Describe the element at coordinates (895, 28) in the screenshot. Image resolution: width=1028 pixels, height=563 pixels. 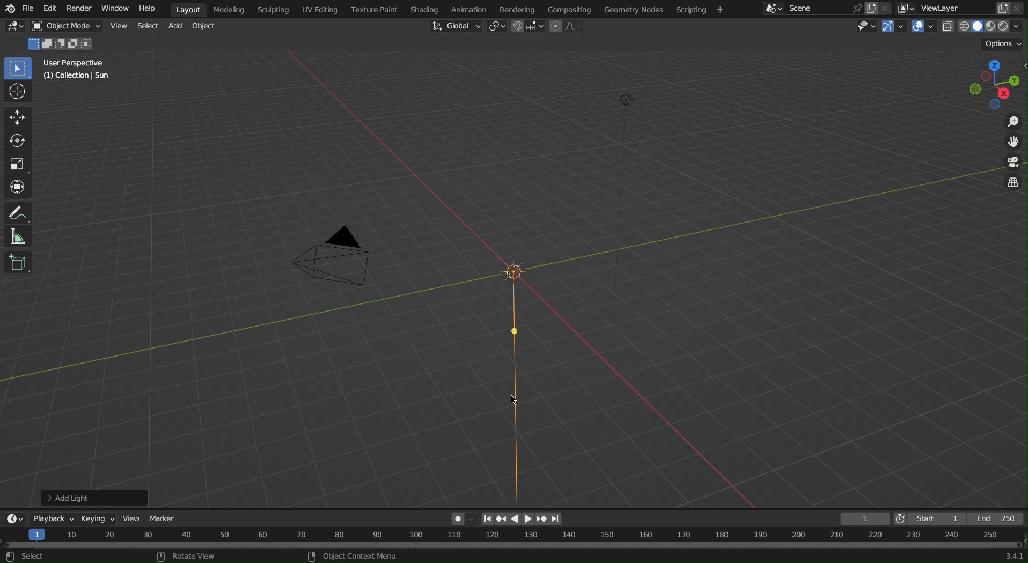
I see `Show Gizmos` at that location.